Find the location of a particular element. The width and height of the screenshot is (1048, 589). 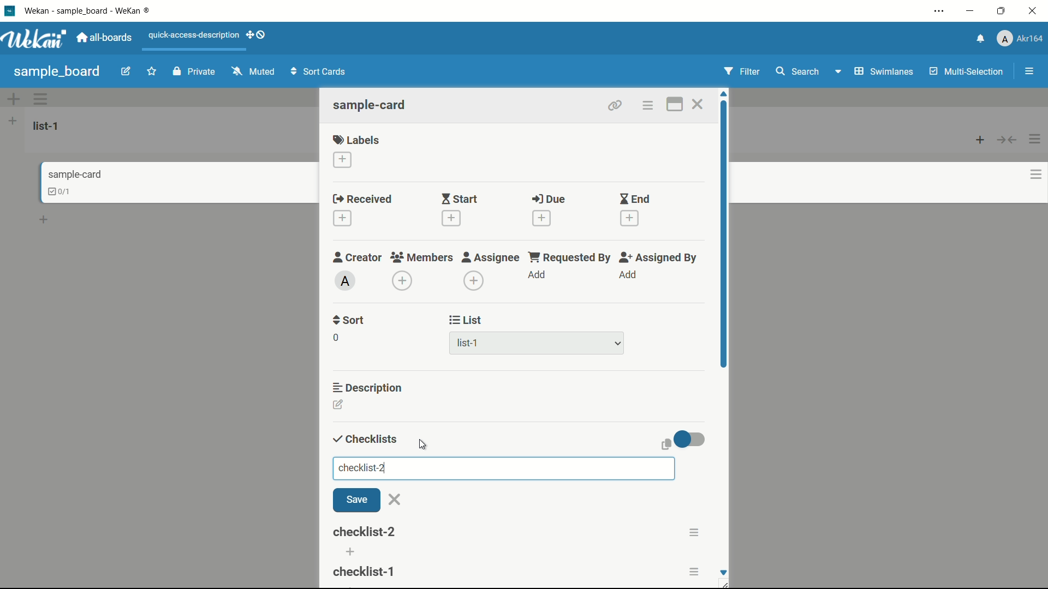

card actions is located at coordinates (647, 106).